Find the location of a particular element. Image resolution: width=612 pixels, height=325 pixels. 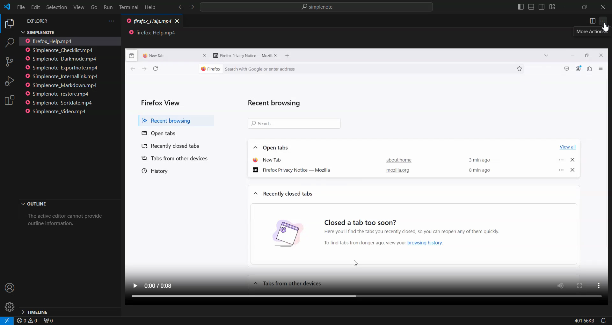

Terminal is located at coordinates (129, 8).